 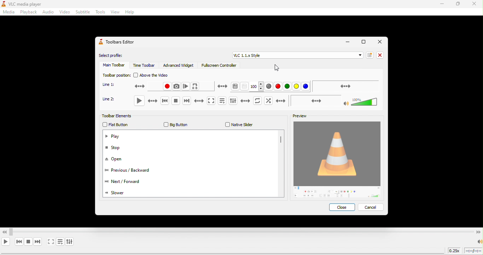 What do you see at coordinates (119, 192) in the screenshot?
I see `slower` at bounding box center [119, 192].